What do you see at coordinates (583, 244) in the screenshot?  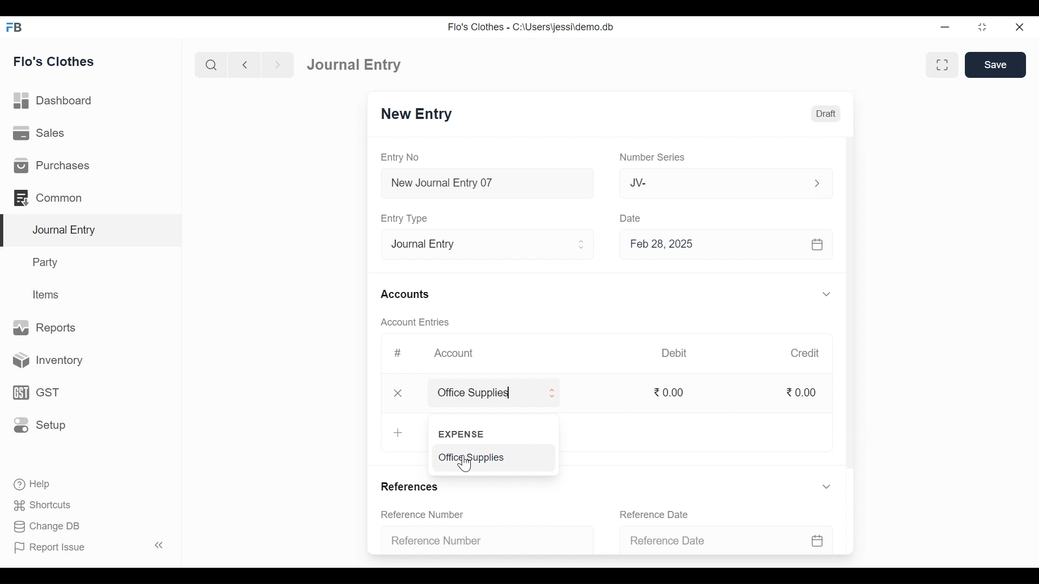 I see `Expand` at bounding box center [583, 244].